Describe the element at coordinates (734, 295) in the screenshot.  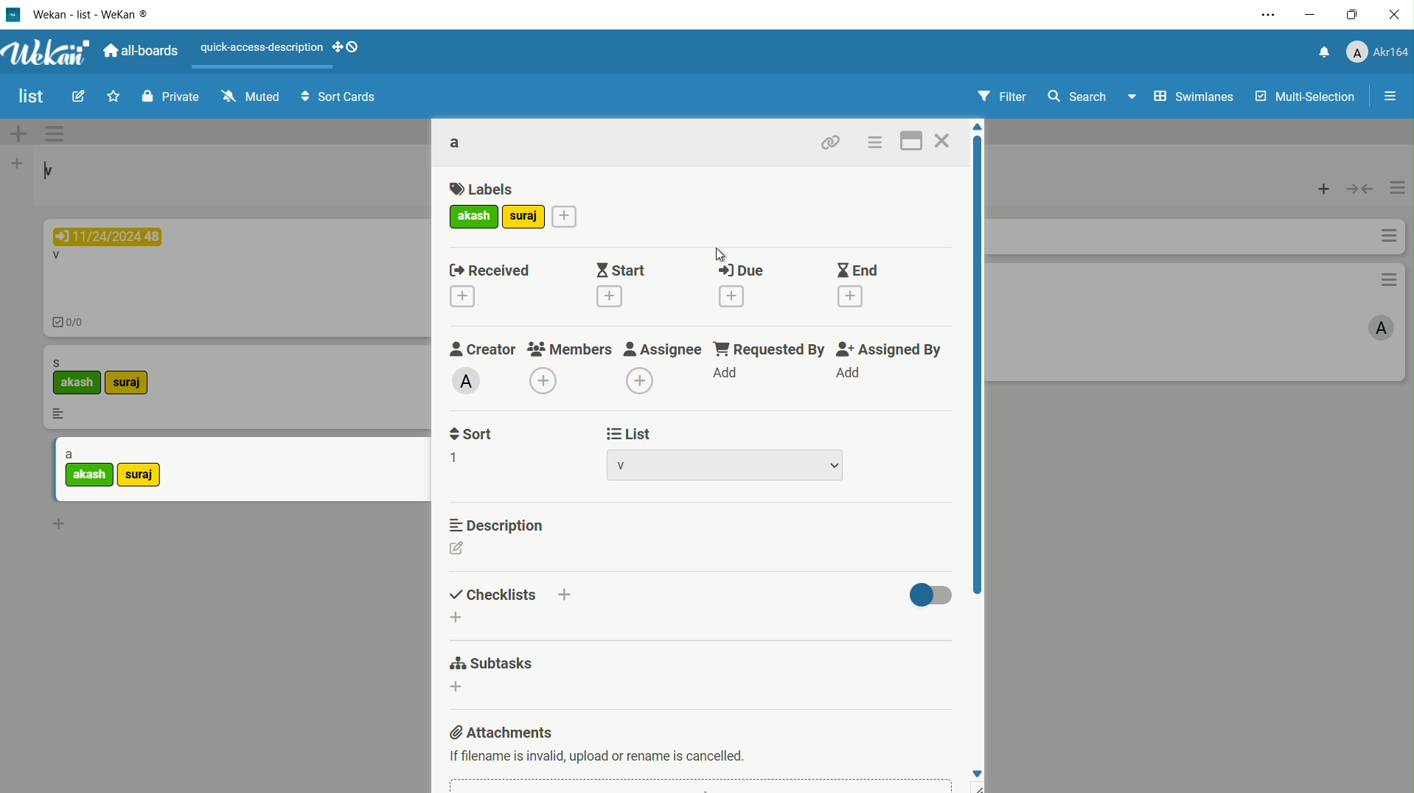
I see `add due date` at that location.